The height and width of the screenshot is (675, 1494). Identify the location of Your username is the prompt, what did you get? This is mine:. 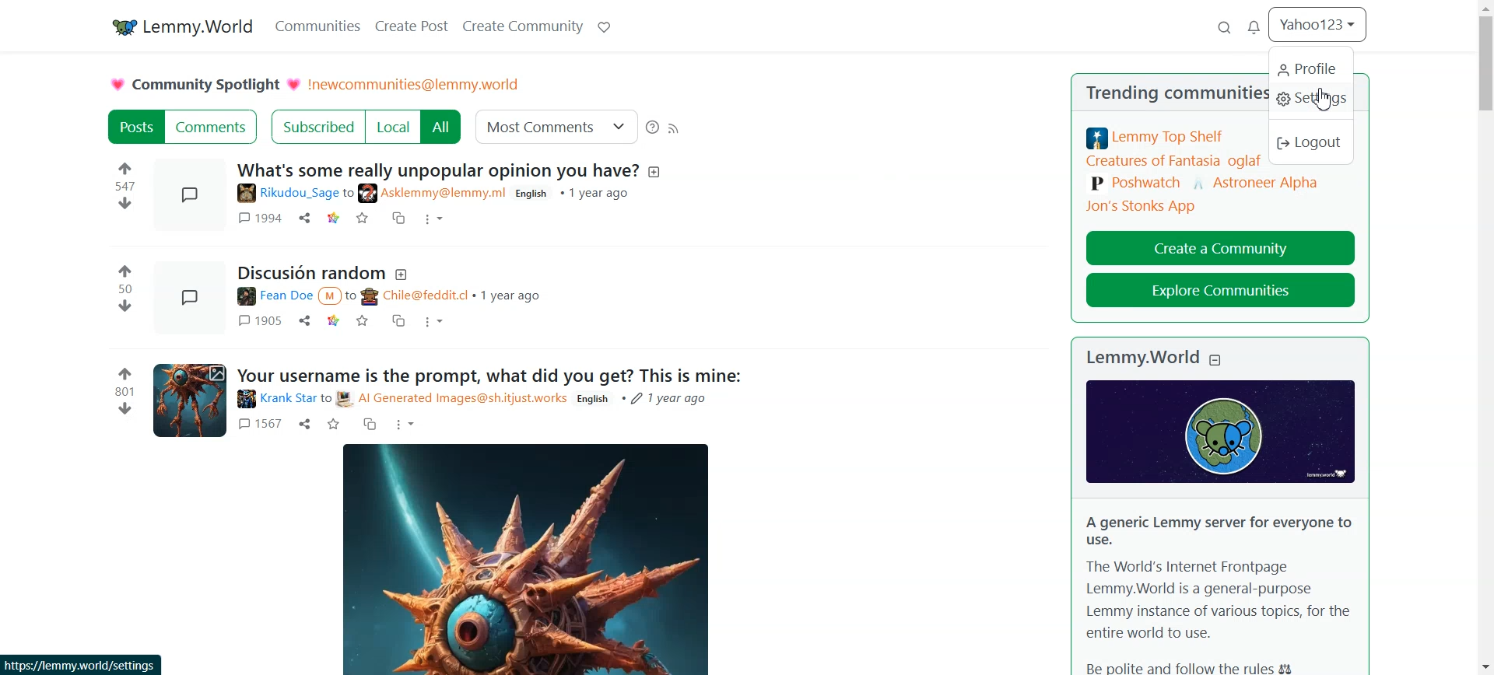
(489, 375).